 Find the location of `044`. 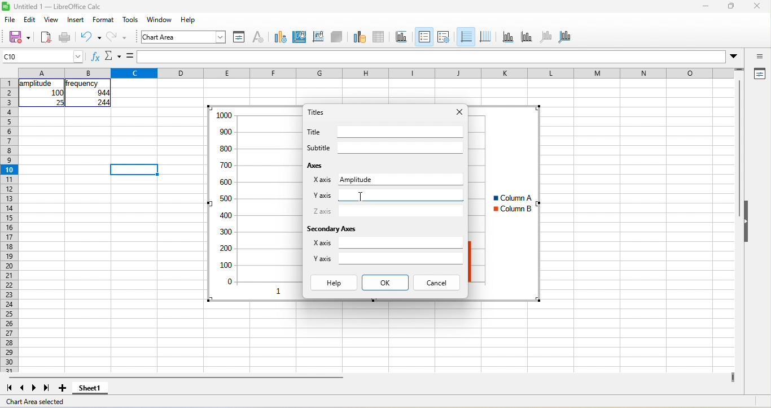

044 is located at coordinates (103, 93).